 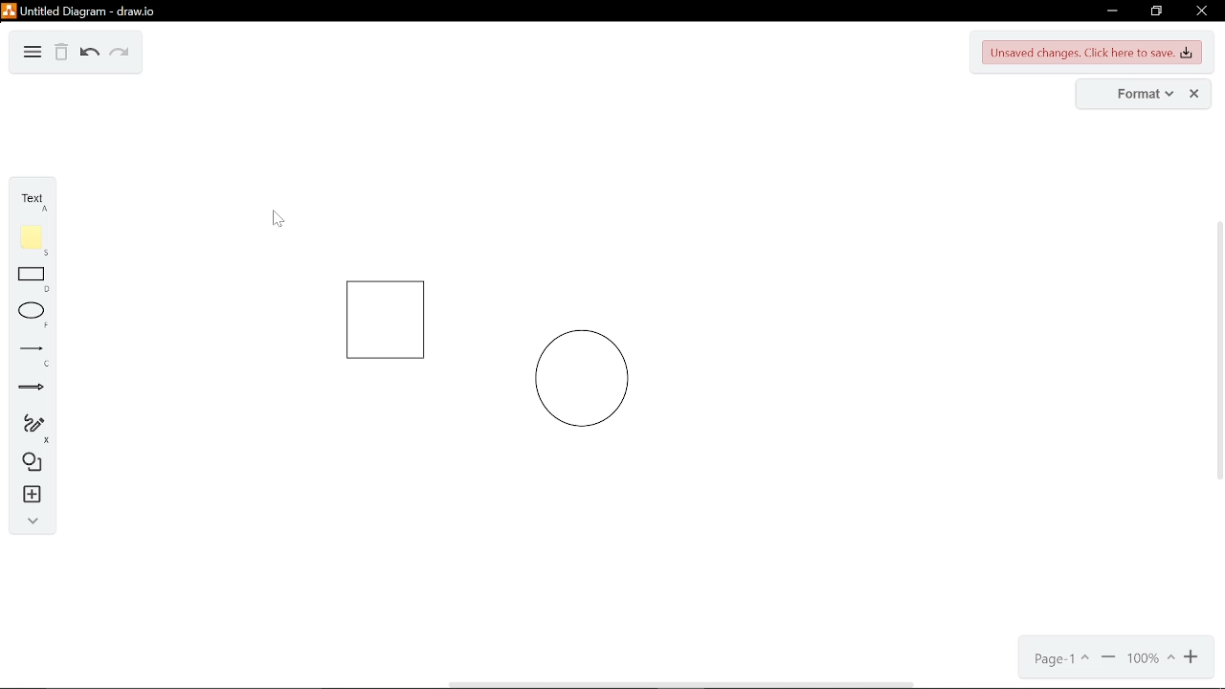 I want to click on close, so click(x=1203, y=12).